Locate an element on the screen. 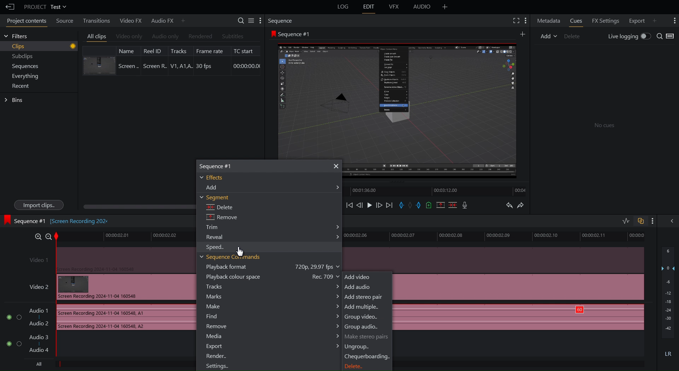  Group audio is located at coordinates (362, 327).